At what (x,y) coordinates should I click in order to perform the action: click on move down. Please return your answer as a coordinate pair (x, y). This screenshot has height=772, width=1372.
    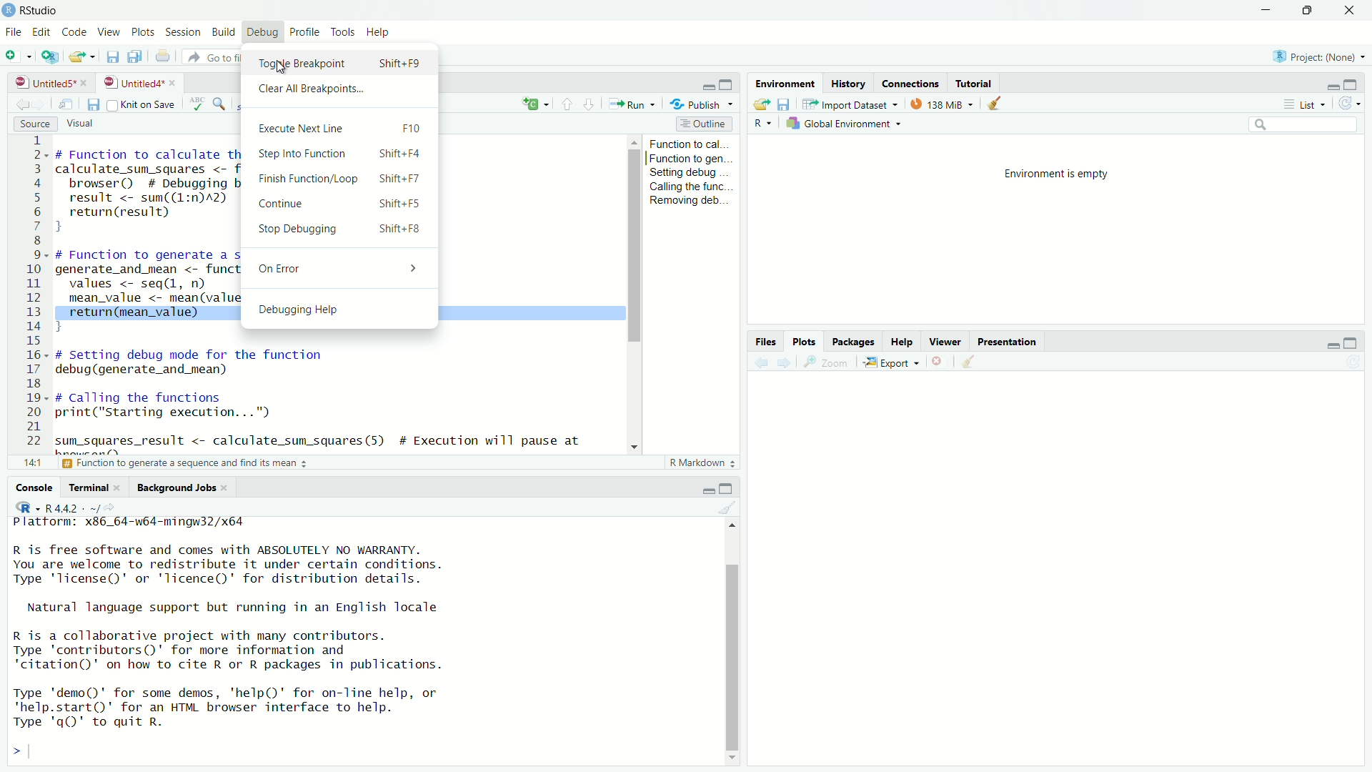
    Looking at the image, I should click on (633, 445).